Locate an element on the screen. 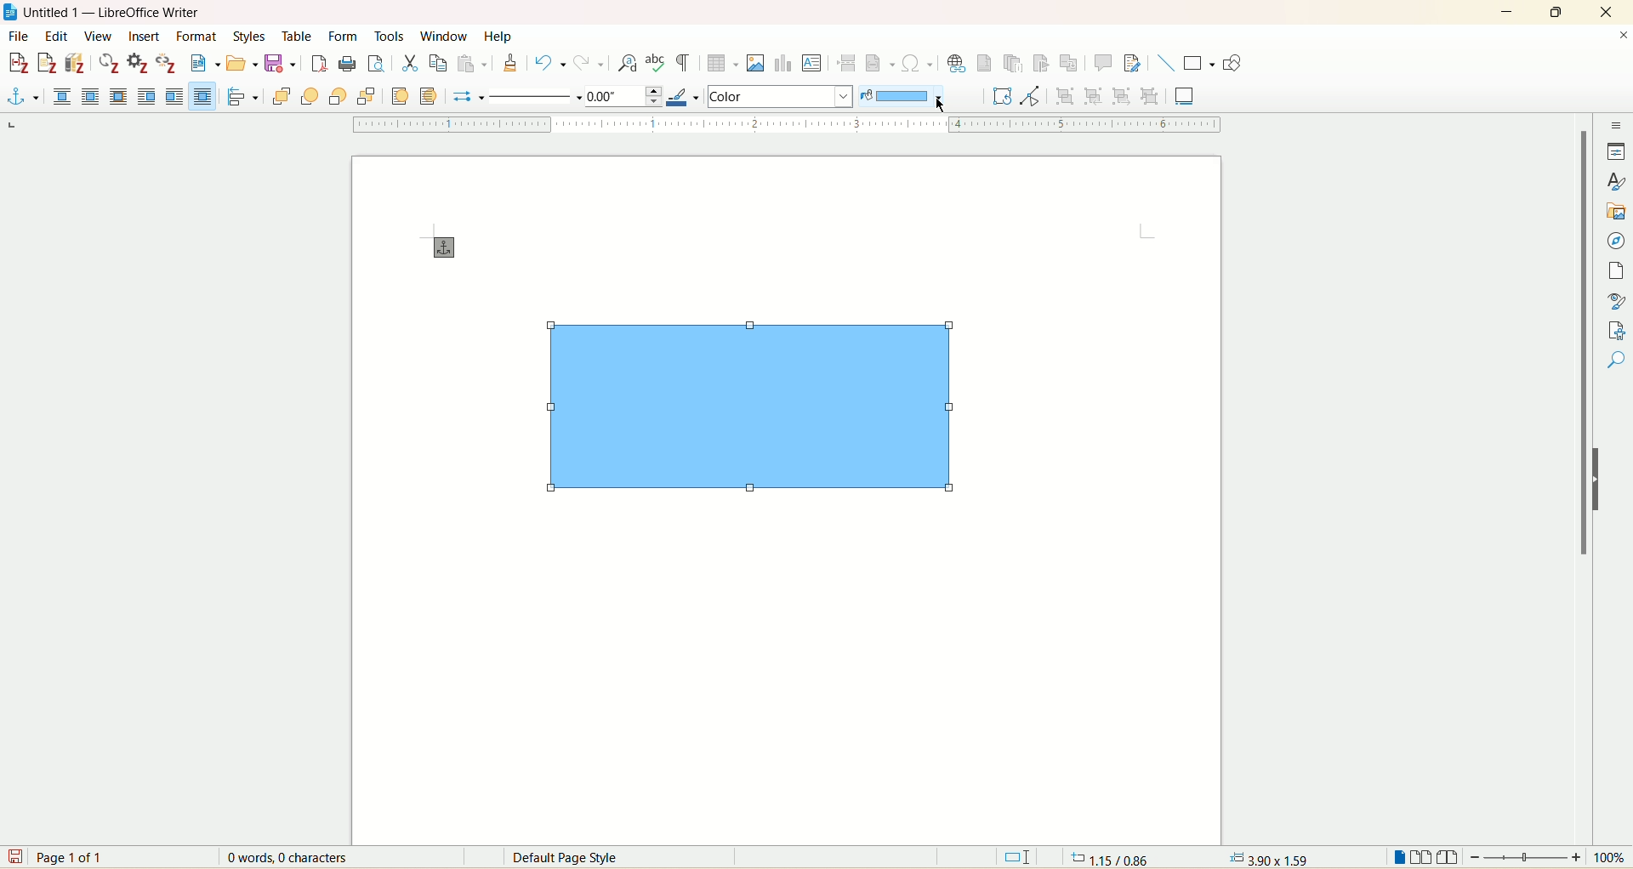 The image size is (1633, 869). accessibility check is located at coordinates (1615, 361).